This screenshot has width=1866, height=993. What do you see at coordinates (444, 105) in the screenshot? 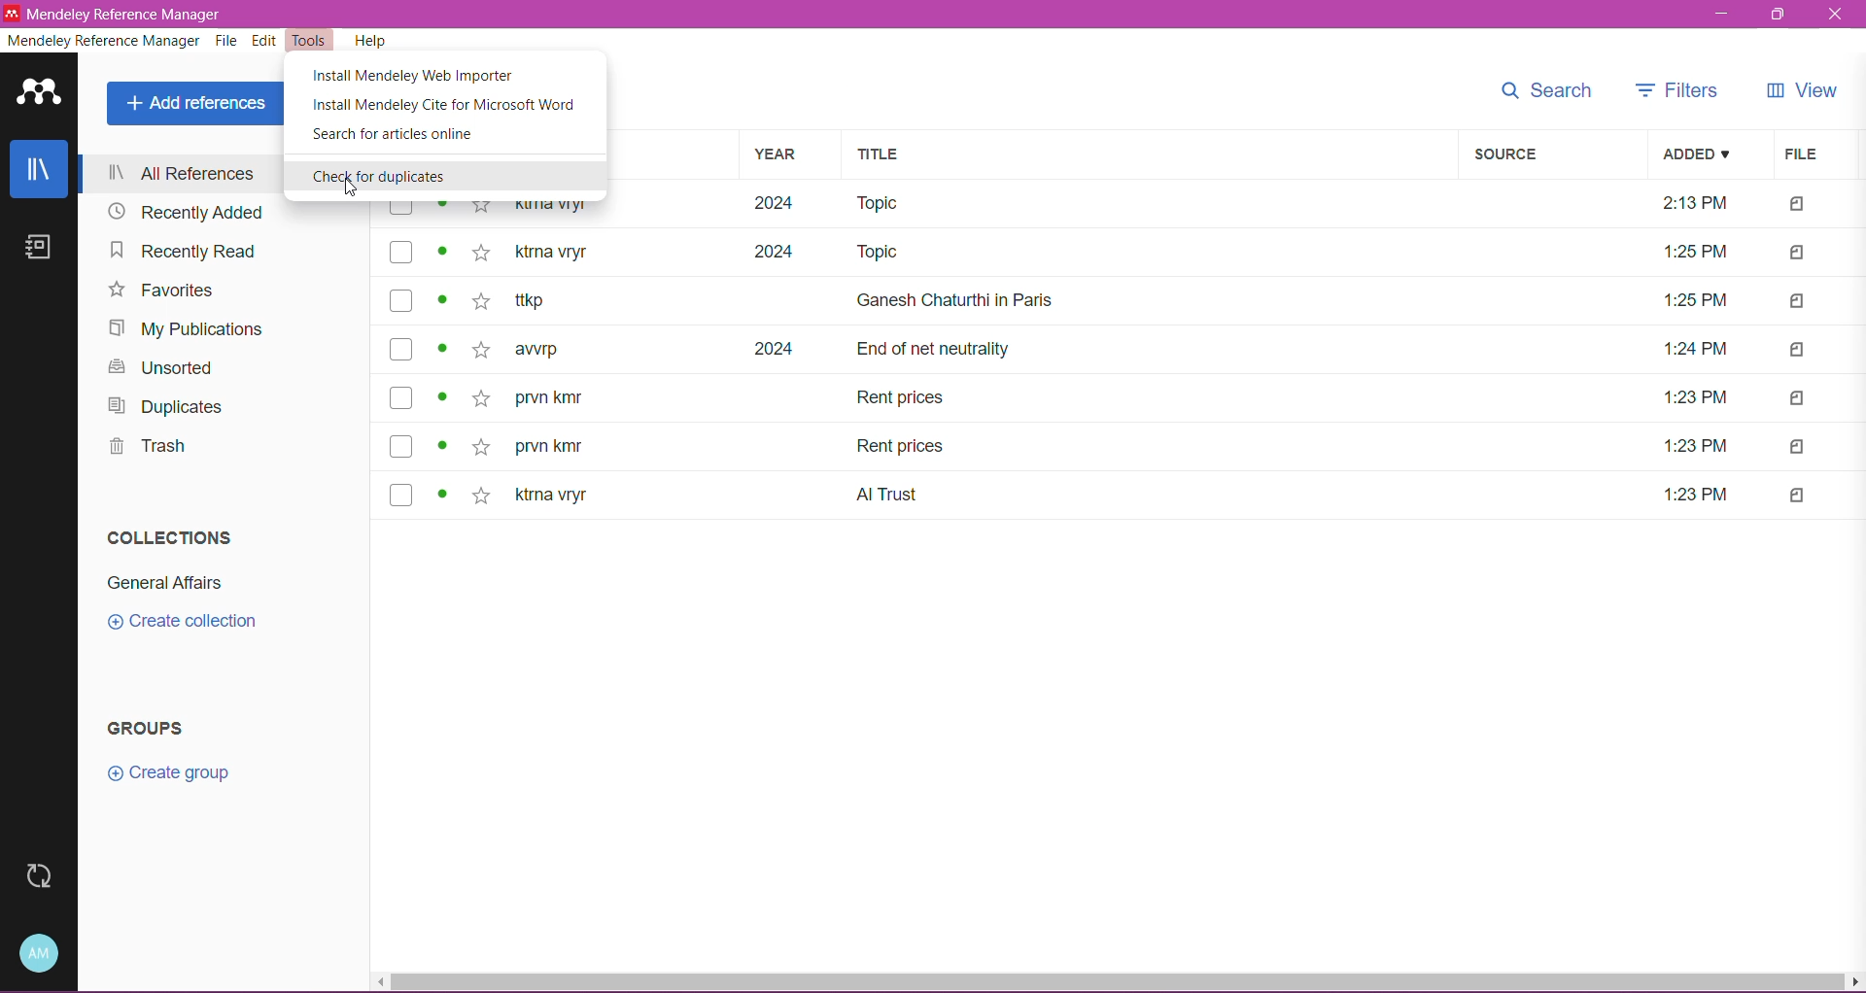
I see `Install Mendeley Cite for Microsoft Word` at bounding box center [444, 105].